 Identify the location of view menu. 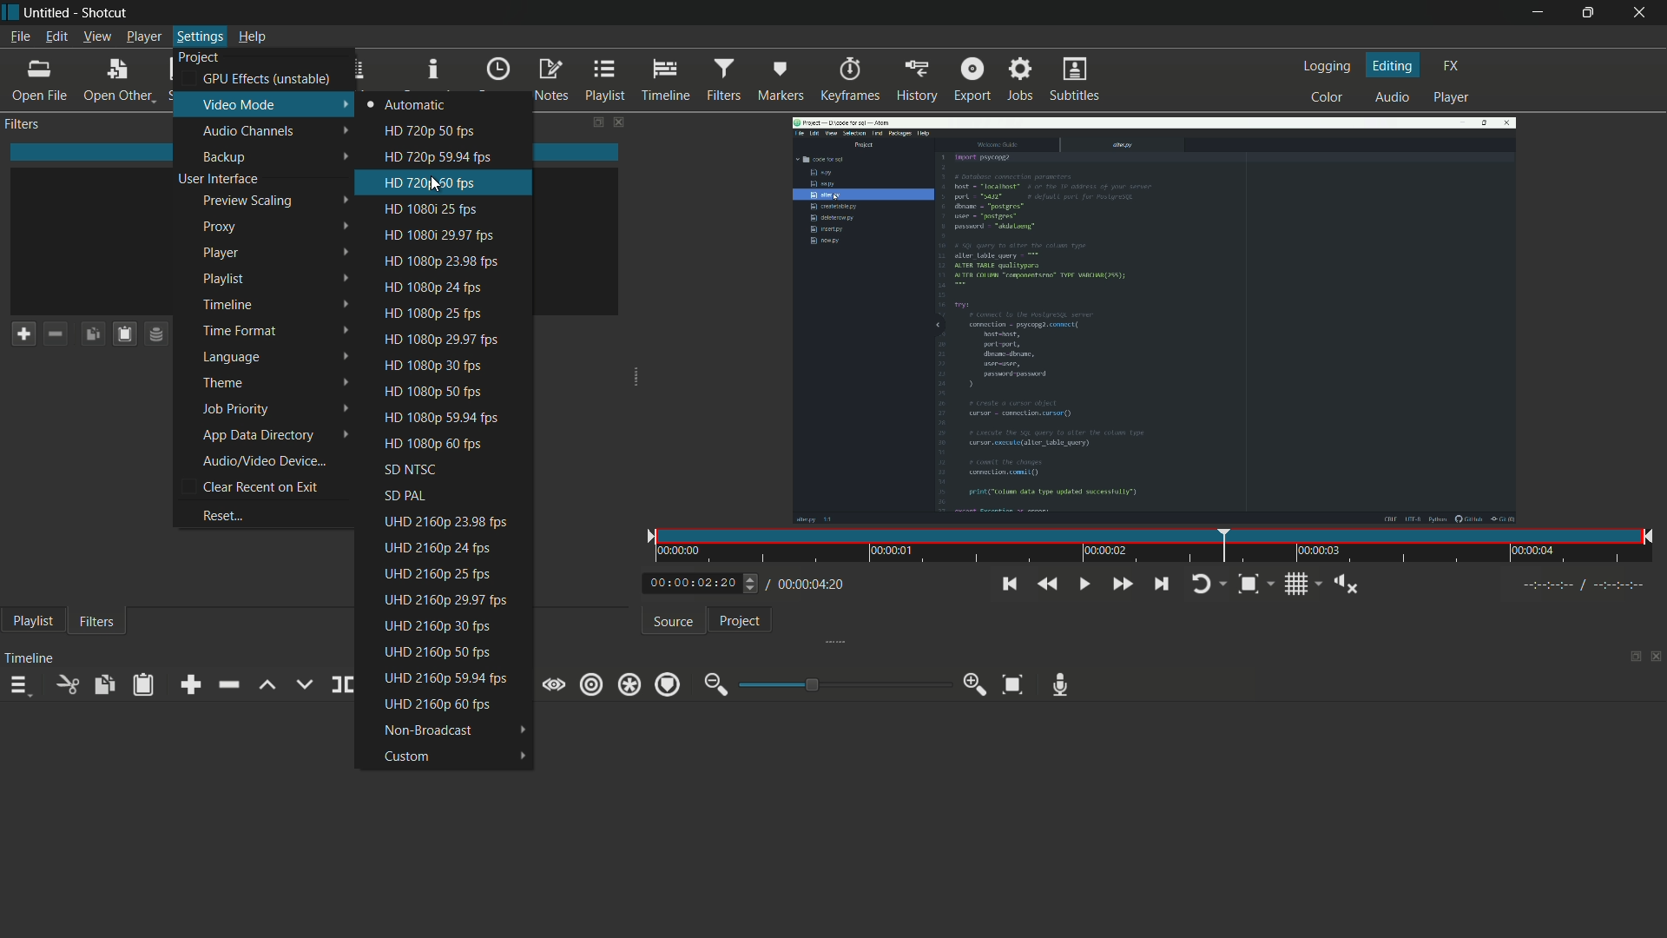
(97, 38).